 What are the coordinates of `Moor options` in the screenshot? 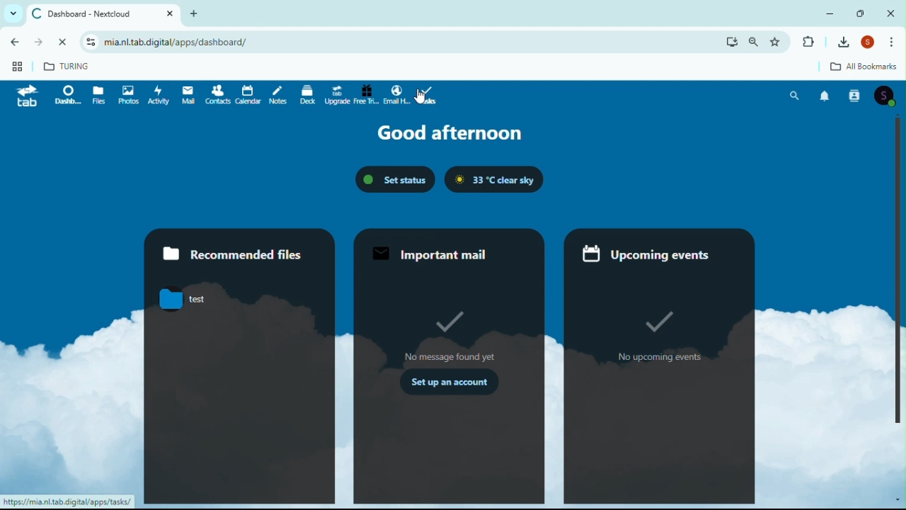 It's located at (895, 42).